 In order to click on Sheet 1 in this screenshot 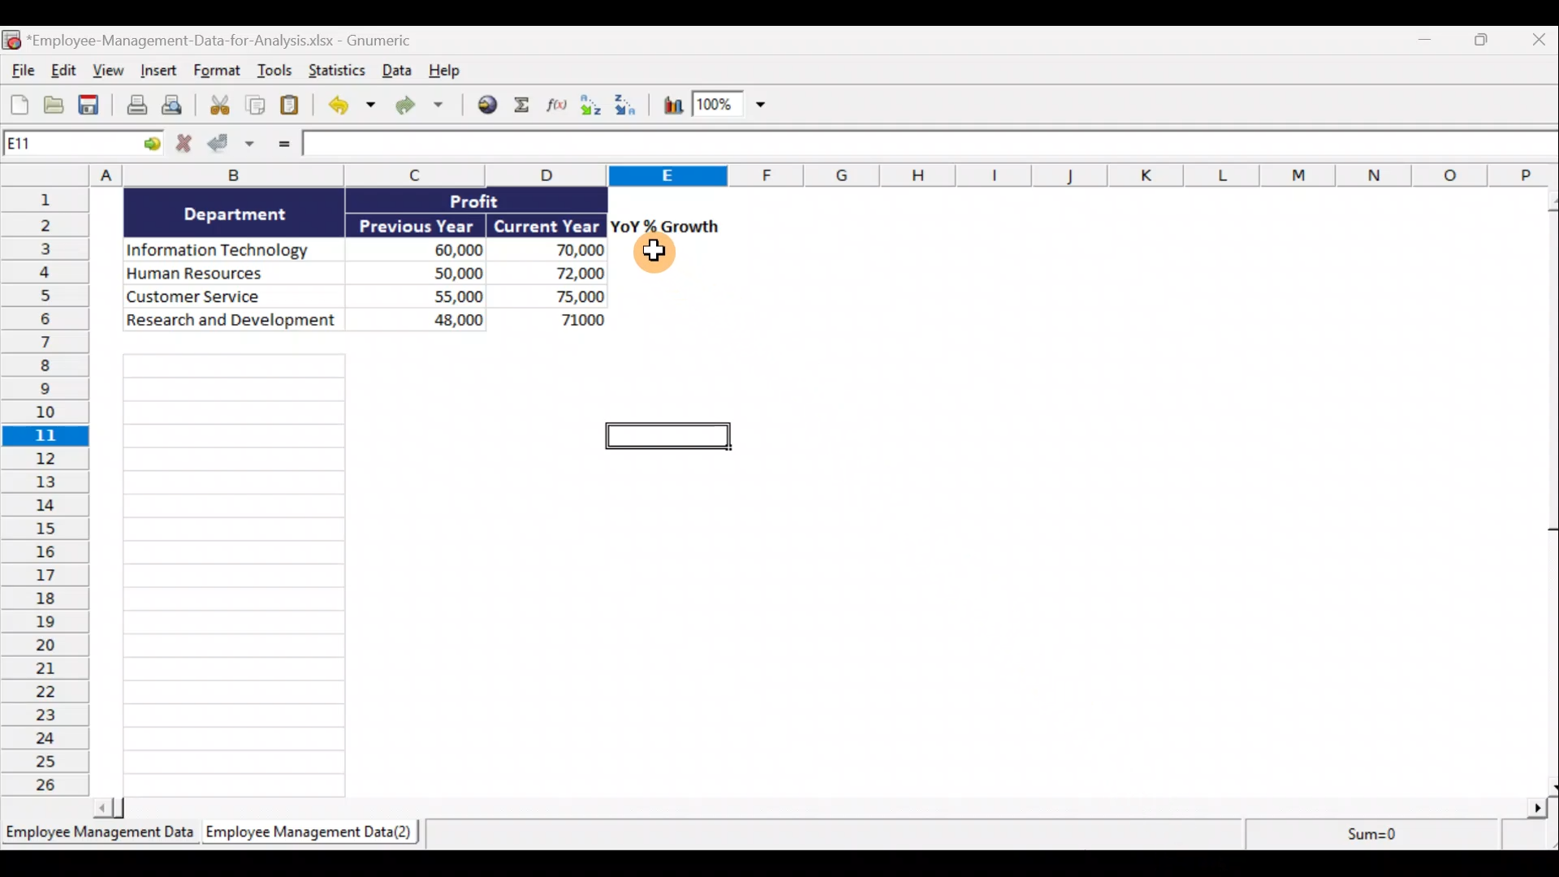, I will do `click(97, 833)`.